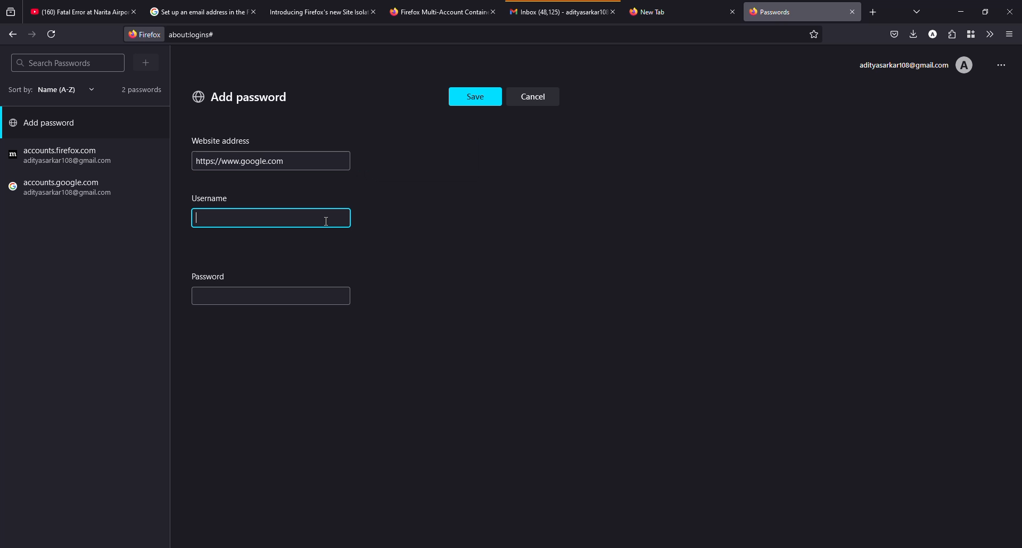 Image resolution: width=1022 pixels, height=548 pixels. What do you see at coordinates (141, 34) in the screenshot?
I see `firefox` at bounding box center [141, 34].